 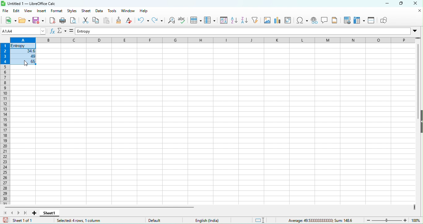 I want to click on zoom slider, so click(x=387, y=220).